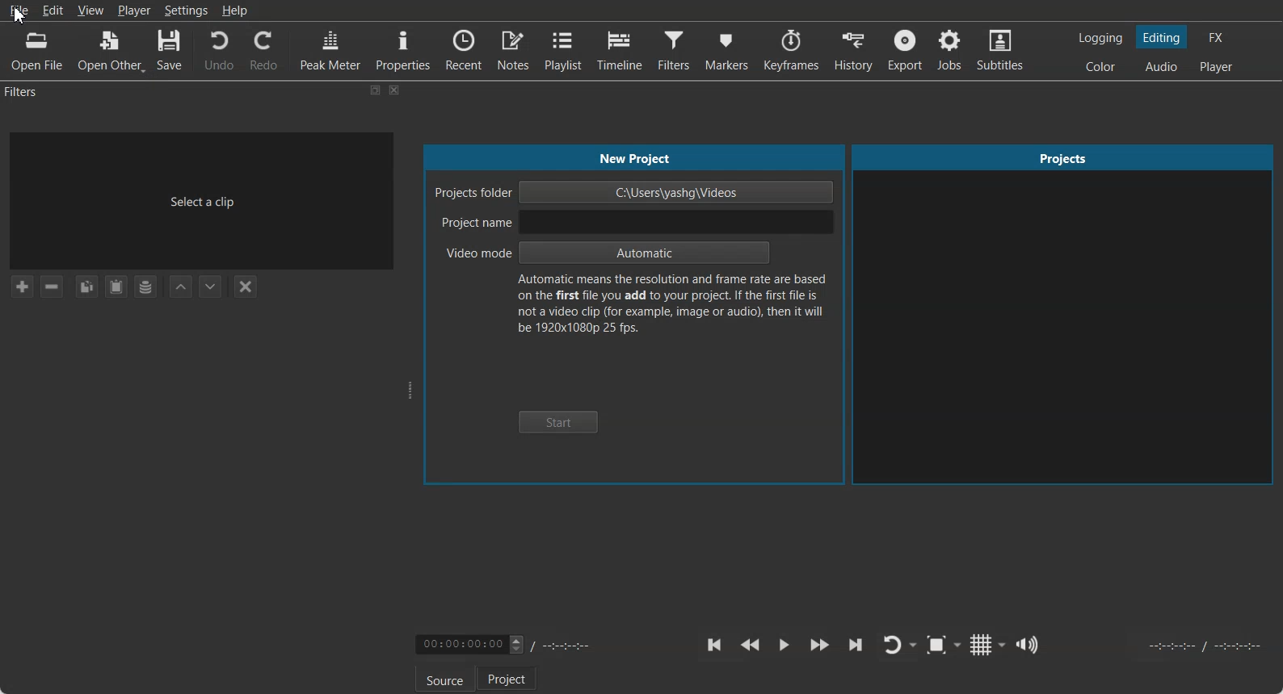  What do you see at coordinates (959, 644) in the screenshot?
I see `Drop down box` at bounding box center [959, 644].